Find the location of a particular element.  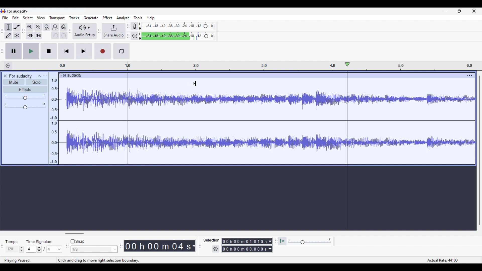

Actual rate 44100 is located at coordinates (447, 257).